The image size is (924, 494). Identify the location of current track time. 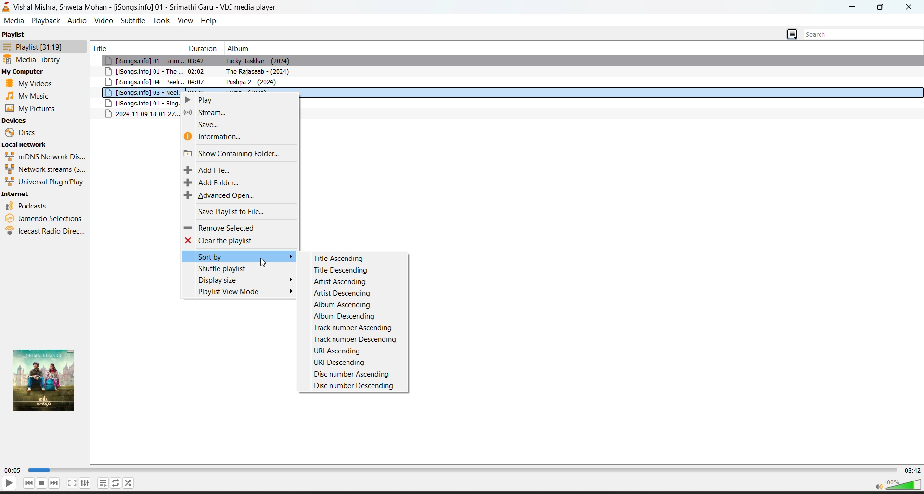
(12, 471).